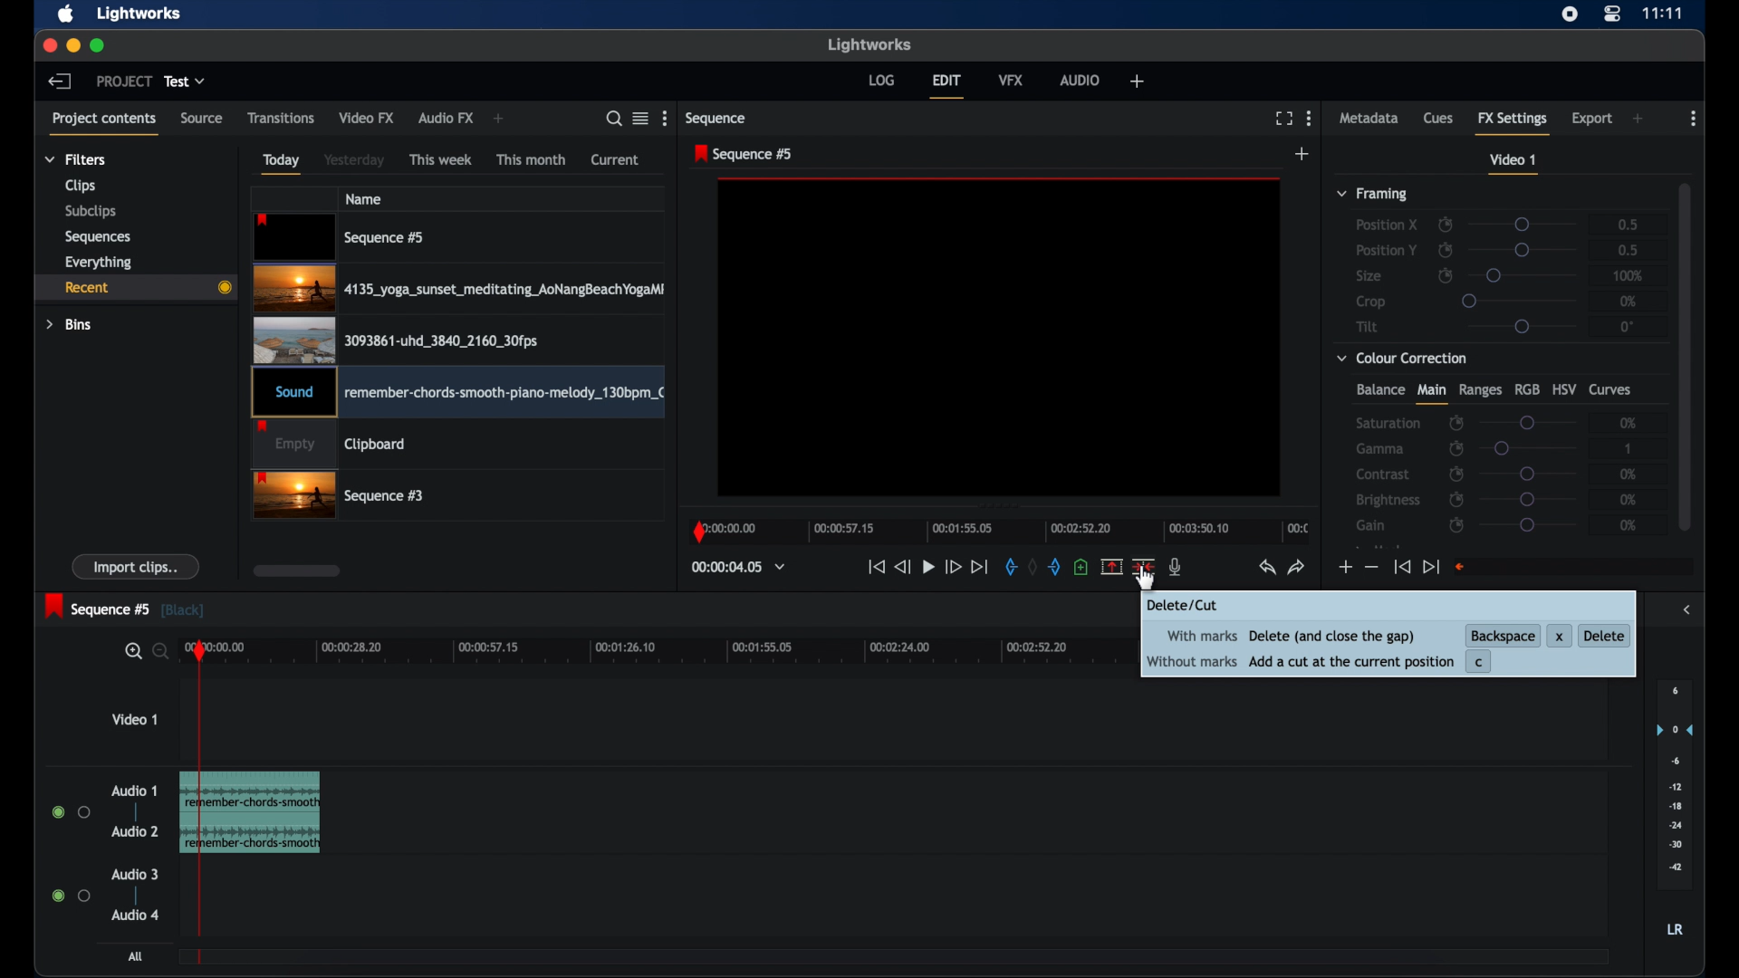 The width and height of the screenshot is (1739, 978). What do you see at coordinates (441, 160) in the screenshot?
I see `this week` at bounding box center [441, 160].